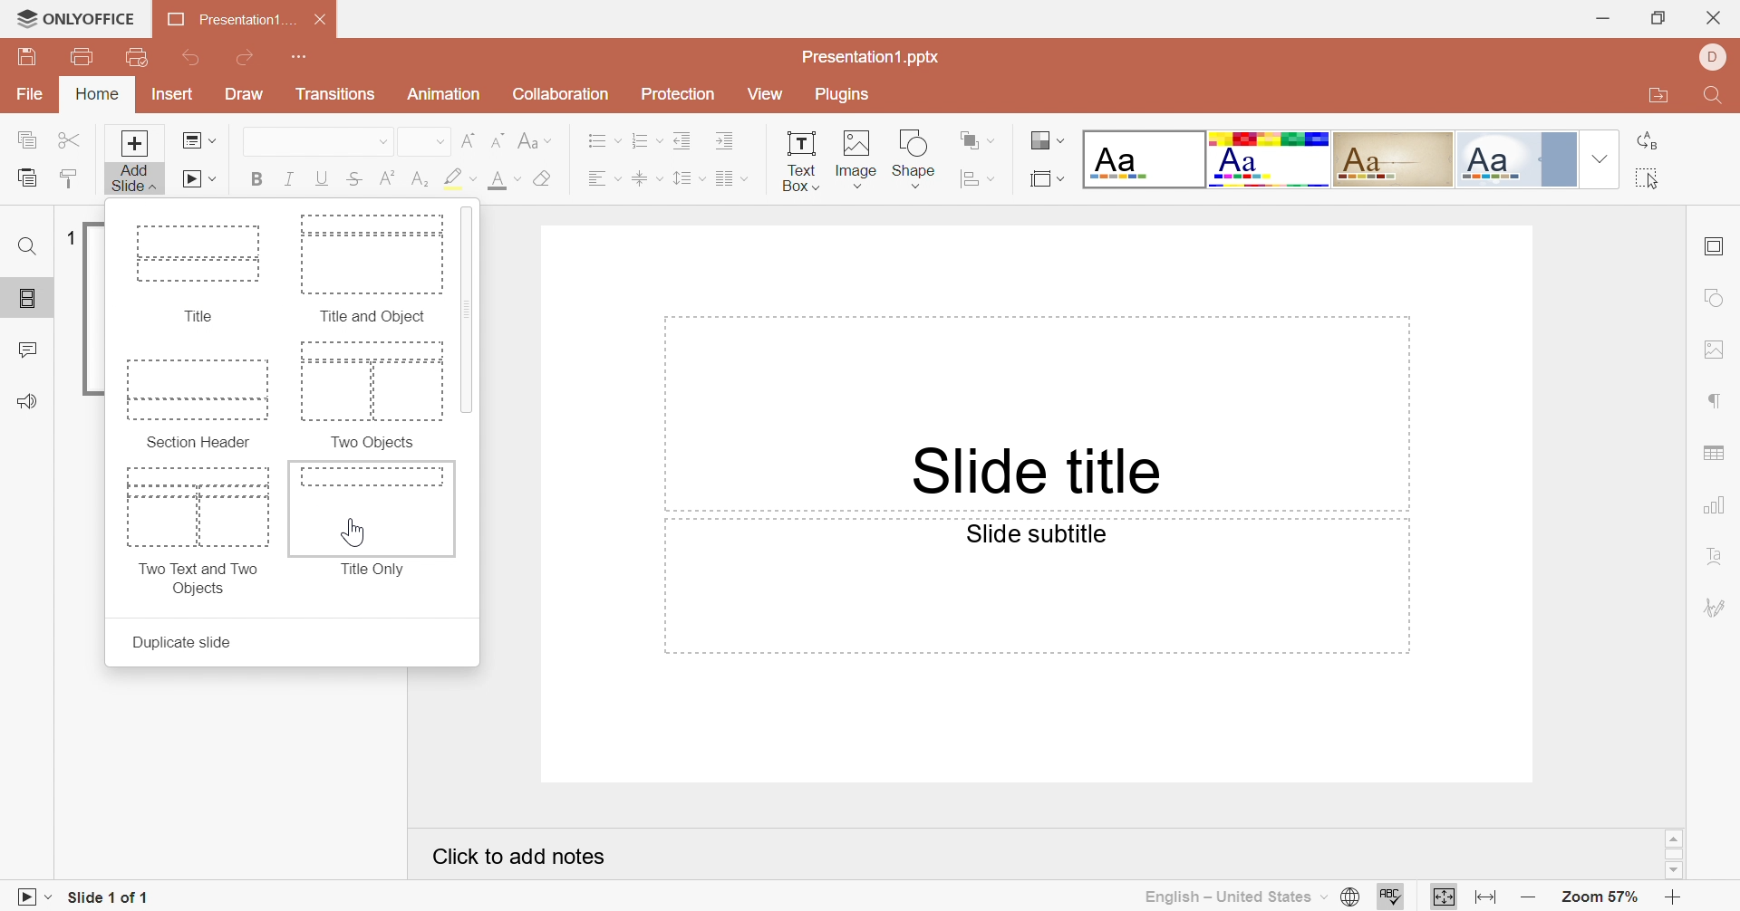  Describe the element at coordinates (498, 139) in the screenshot. I see `Decrement font size` at that location.